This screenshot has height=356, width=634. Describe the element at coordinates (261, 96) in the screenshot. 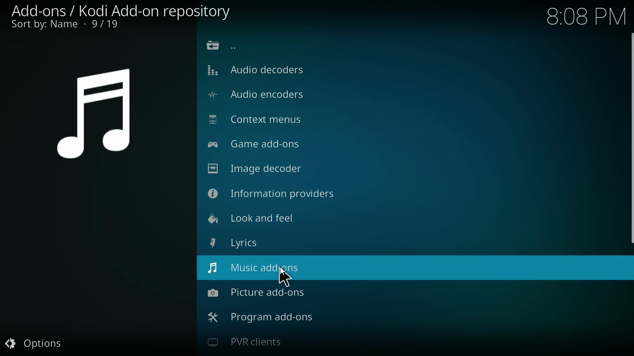

I see `Audio encoders` at that location.